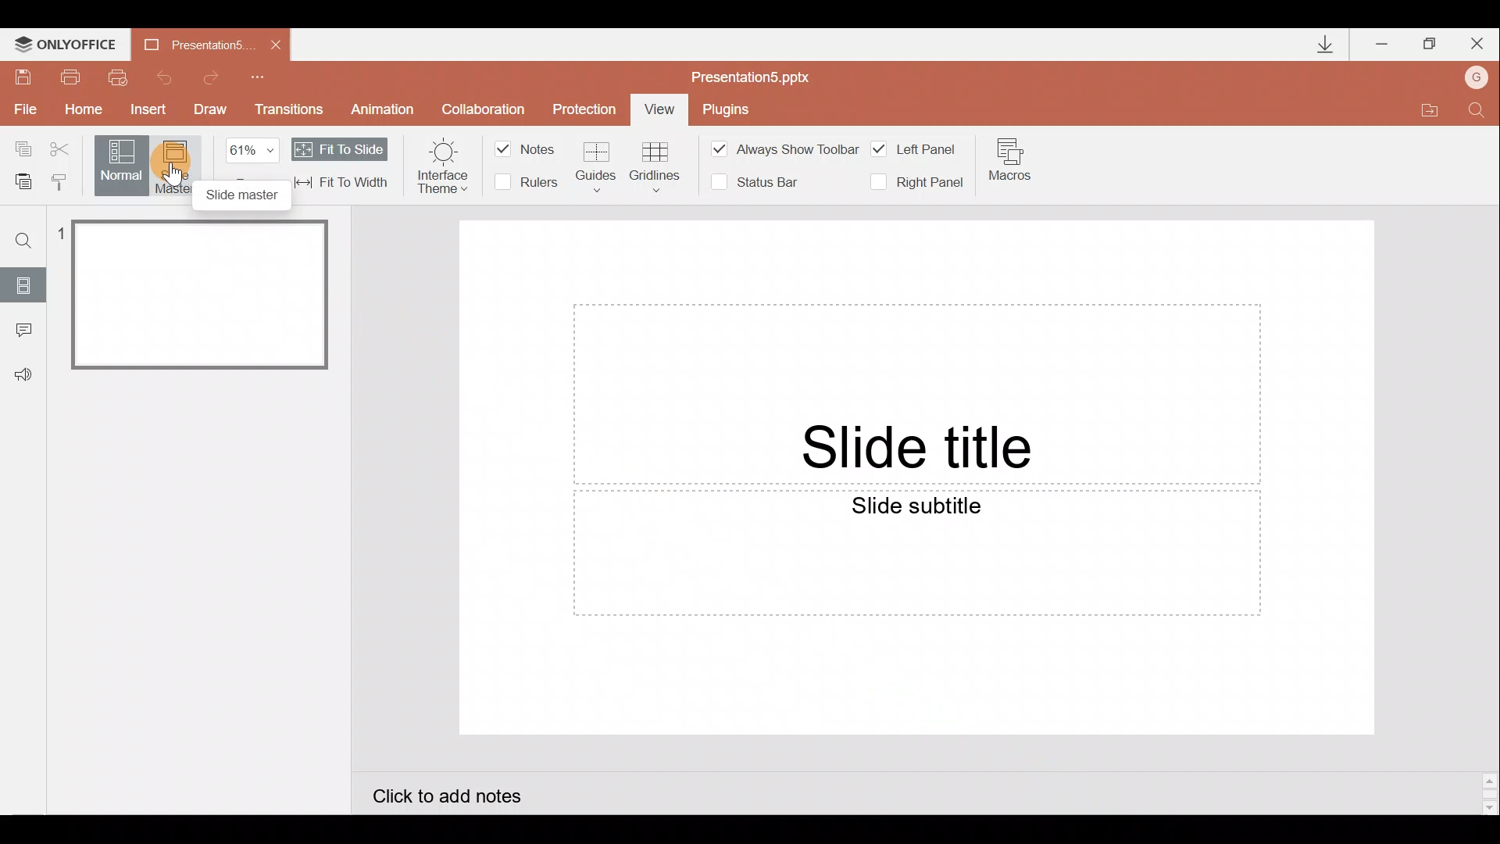 Image resolution: width=1500 pixels, height=844 pixels. Describe the element at coordinates (117, 78) in the screenshot. I see `Quick print` at that location.